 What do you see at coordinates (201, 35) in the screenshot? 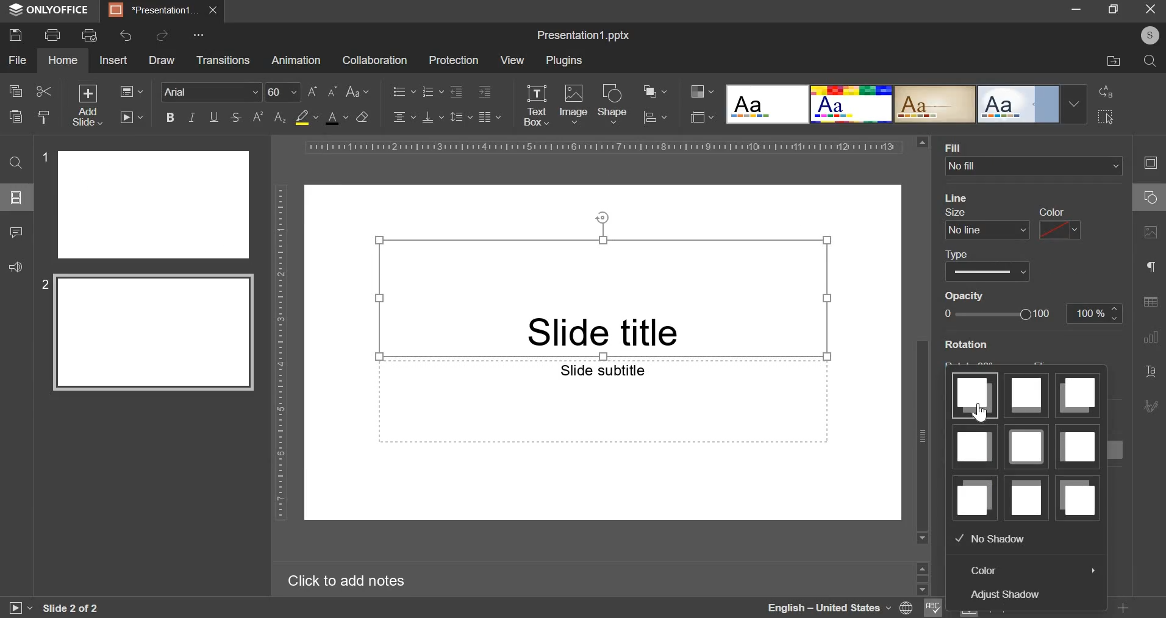
I see `configure quick access toolbar` at bounding box center [201, 35].